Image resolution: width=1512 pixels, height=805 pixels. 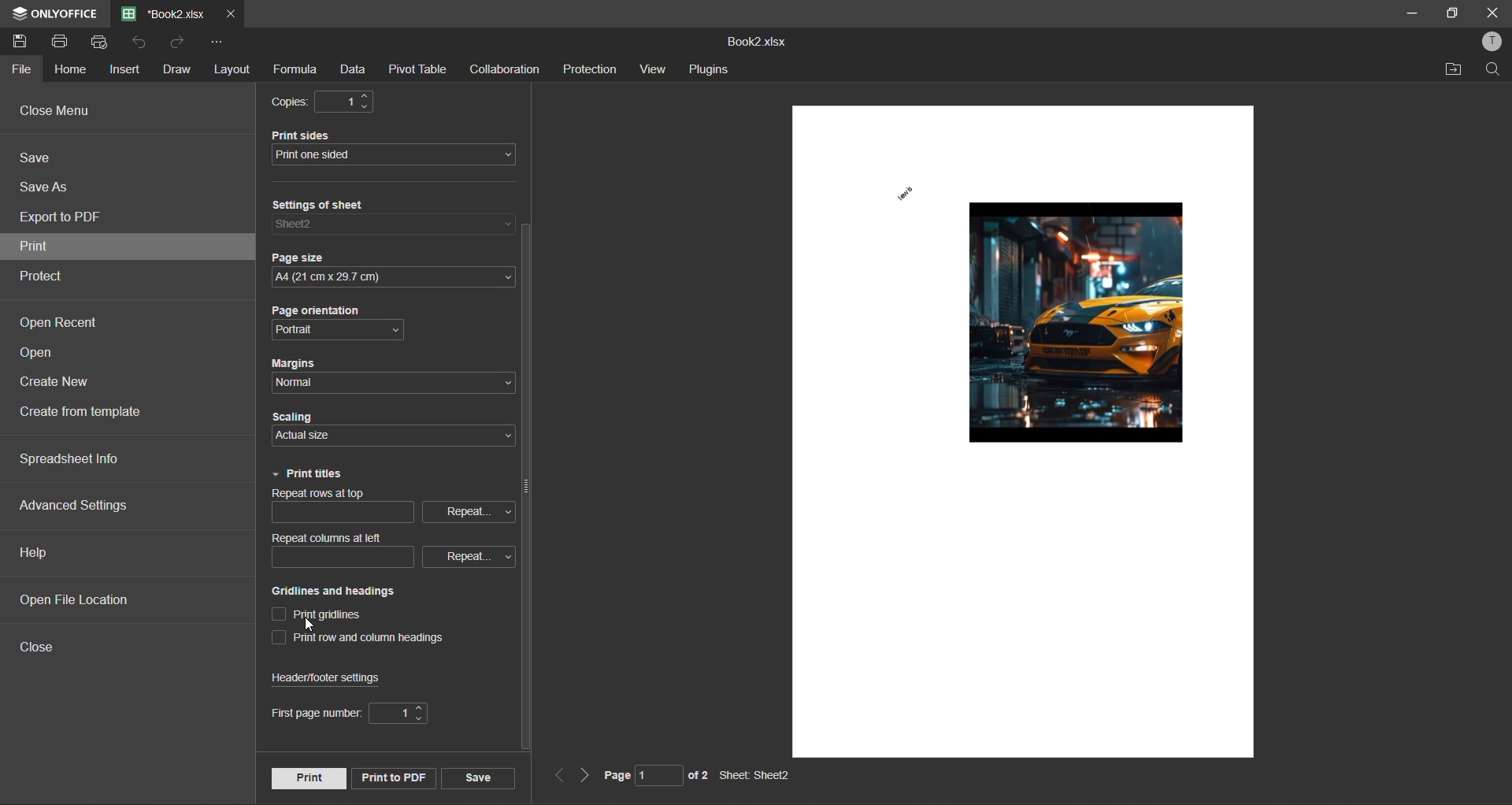 What do you see at coordinates (306, 474) in the screenshot?
I see `print titles` at bounding box center [306, 474].